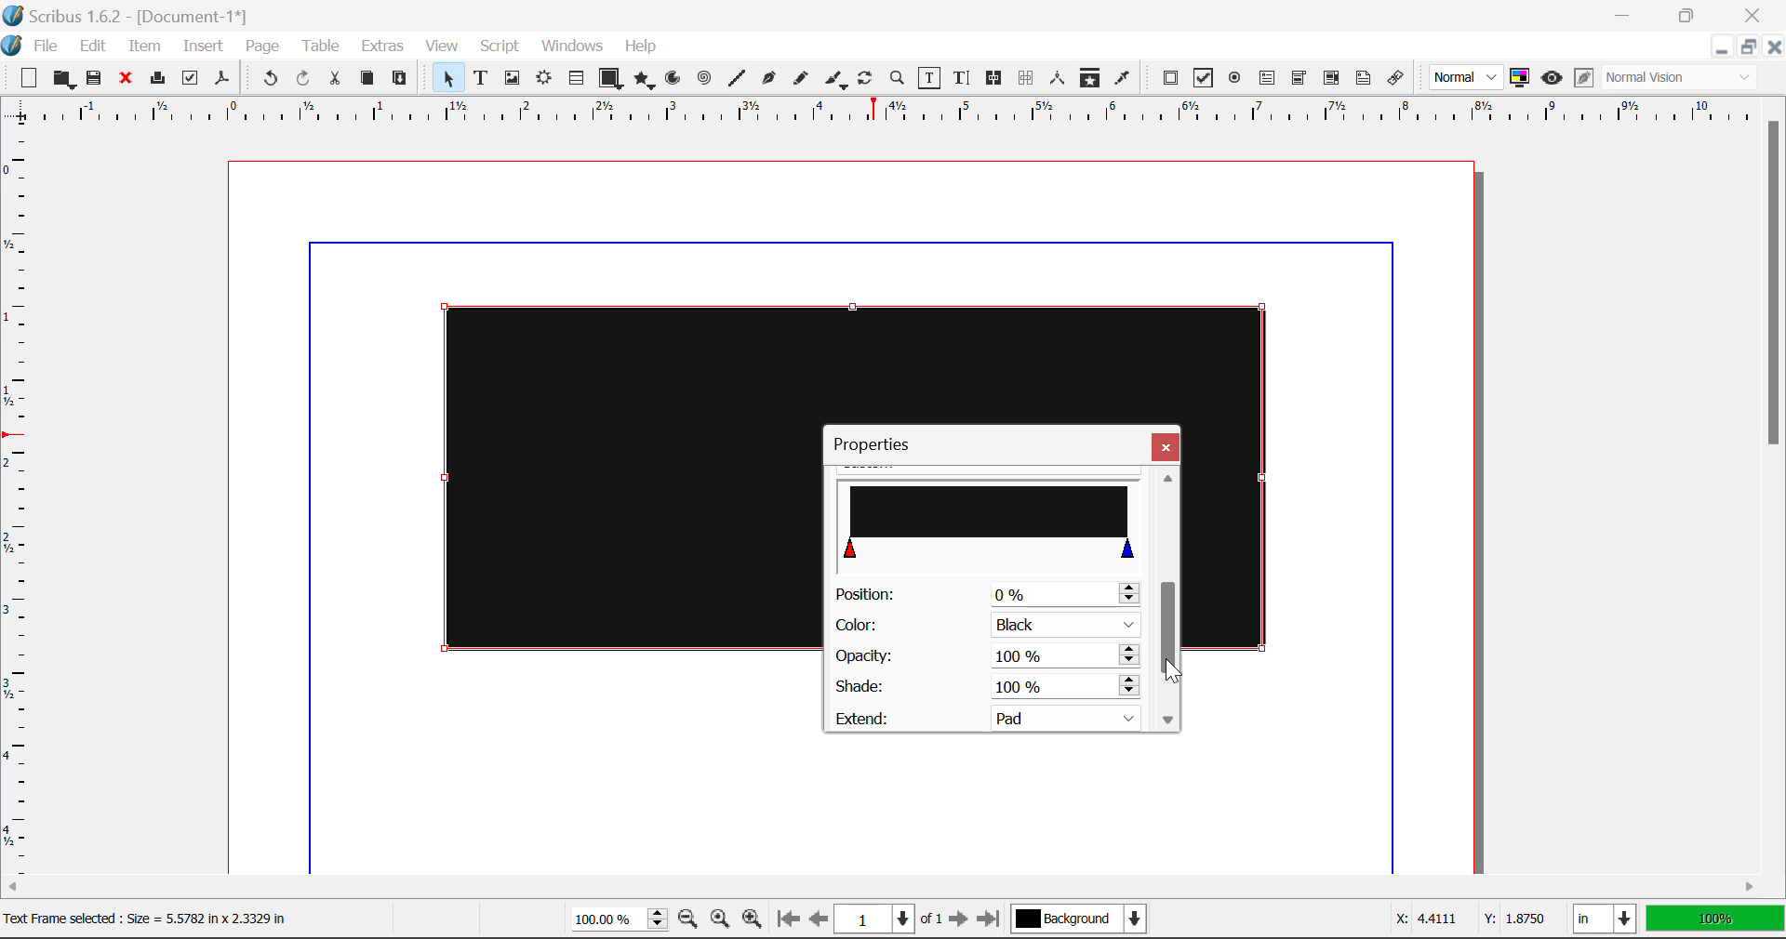 Image resolution: width=1786 pixels, height=939 pixels. What do you see at coordinates (993, 922) in the screenshot?
I see `Last Page` at bounding box center [993, 922].